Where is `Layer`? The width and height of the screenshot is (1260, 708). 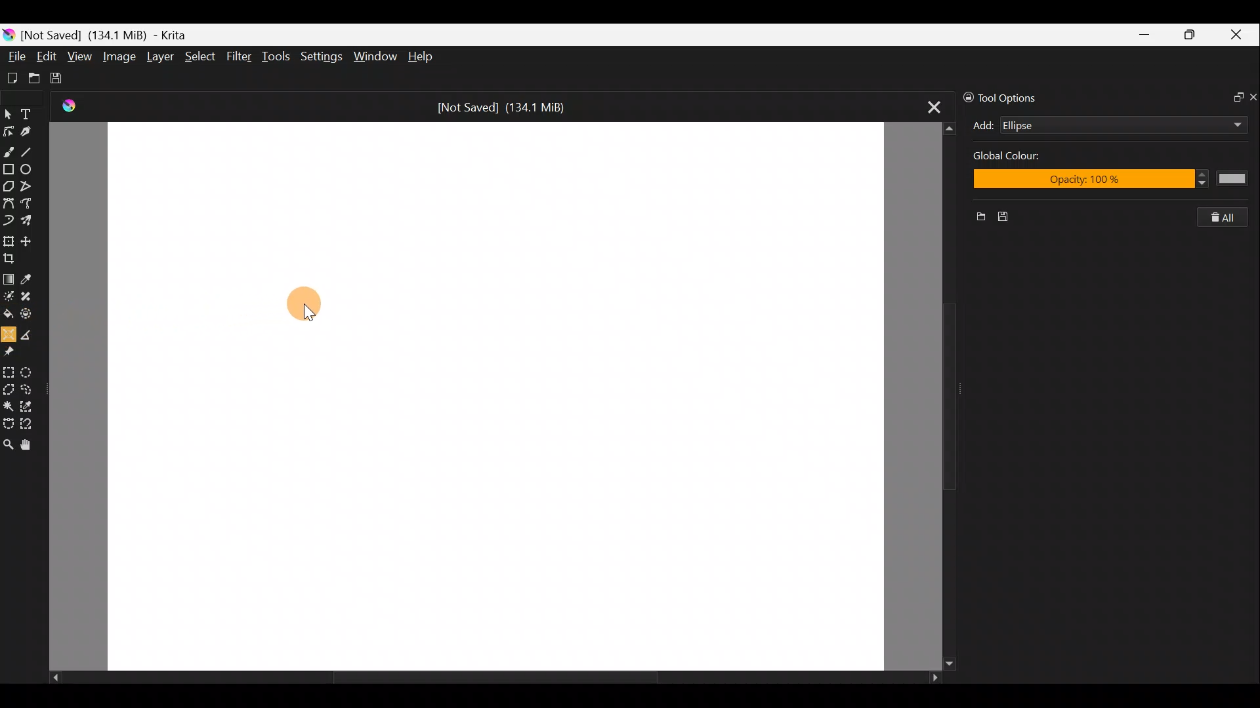
Layer is located at coordinates (159, 57).